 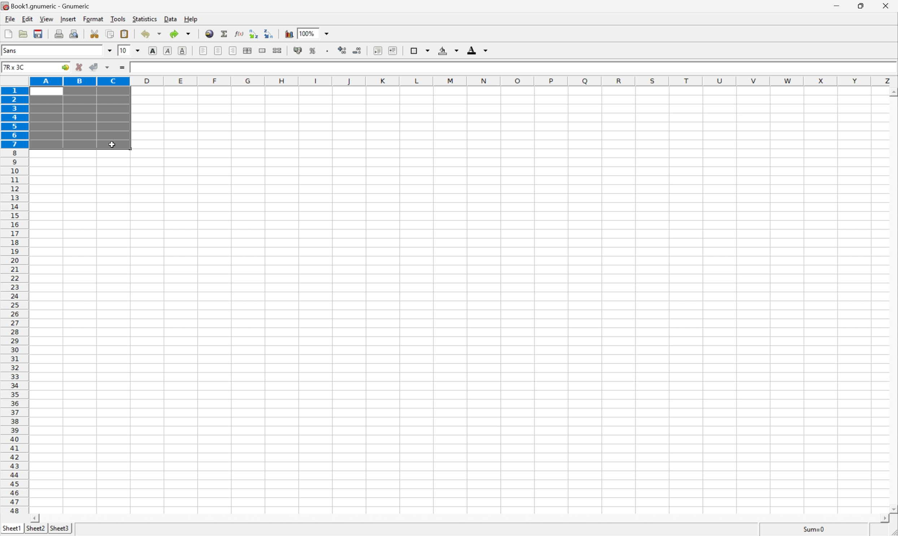 What do you see at coordinates (27, 67) in the screenshot?
I see `7R×3C` at bounding box center [27, 67].